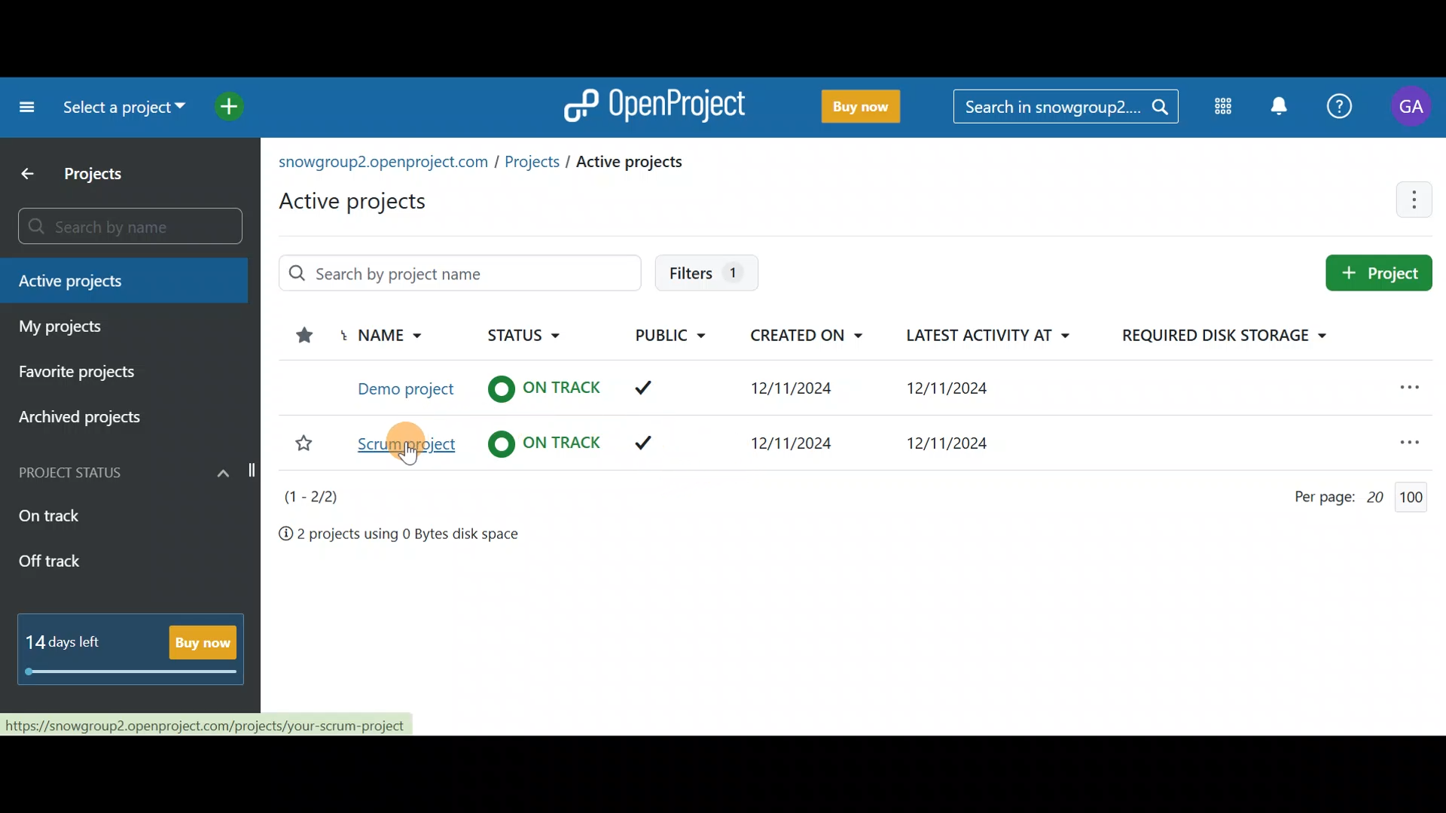 The width and height of the screenshot is (1446, 813). Describe the element at coordinates (322, 497) in the screenshot. I see `Page number` at that location.